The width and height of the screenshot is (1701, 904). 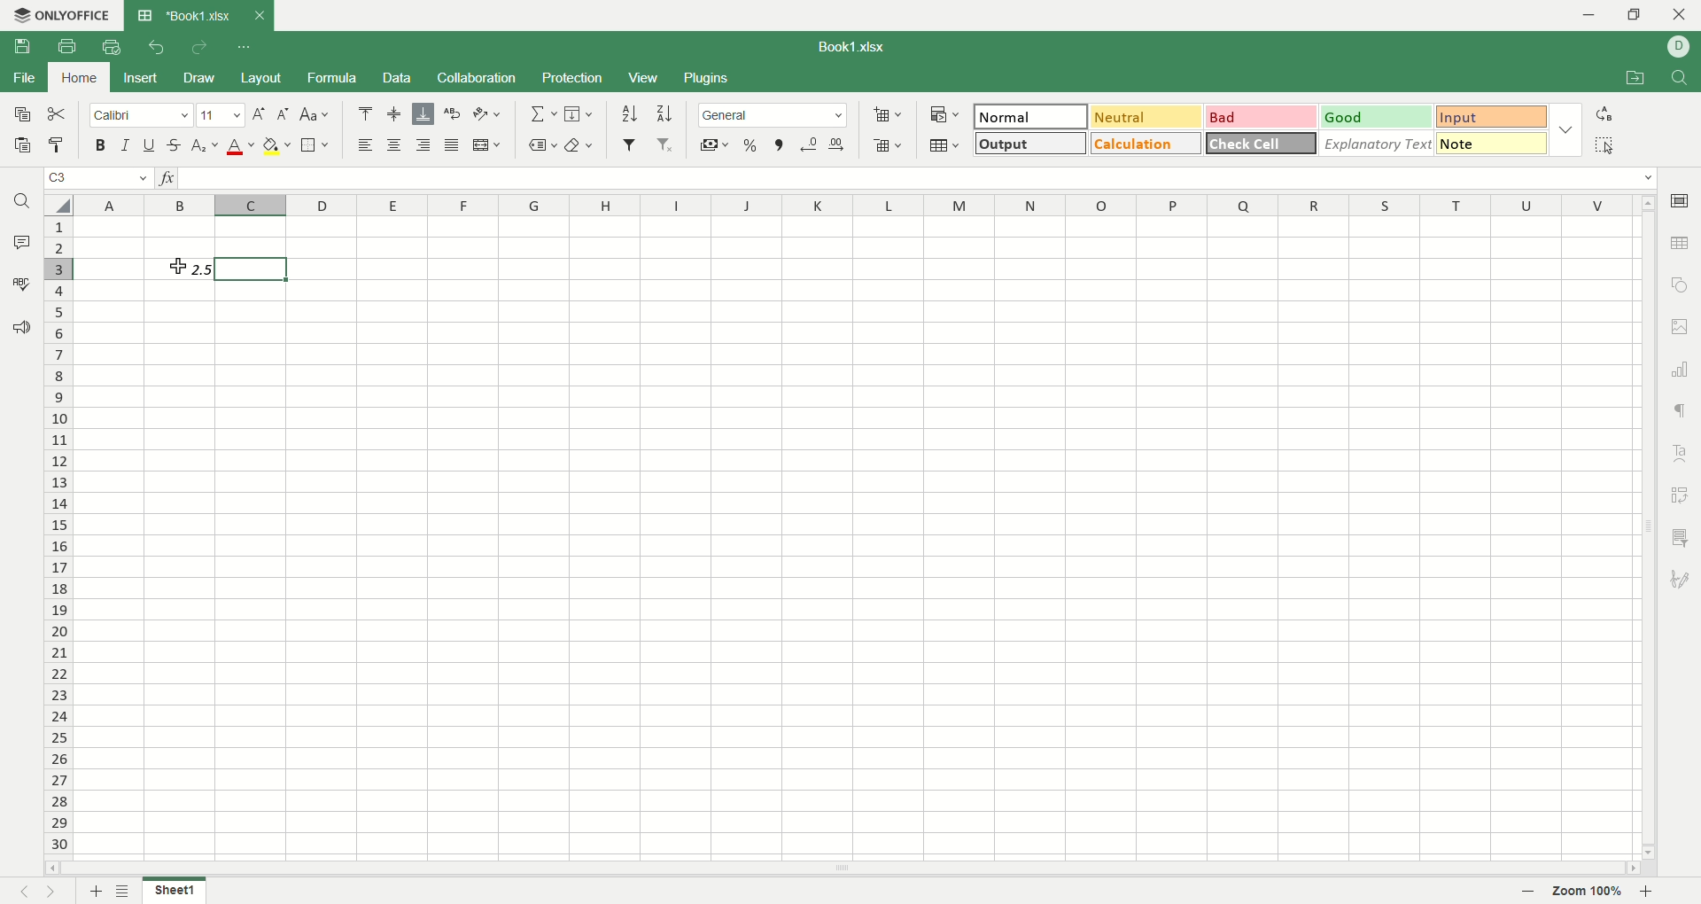 What do you see at coordinates (200, 46) in the screenshot?
I see `redo` at bounding box center [200, 46].